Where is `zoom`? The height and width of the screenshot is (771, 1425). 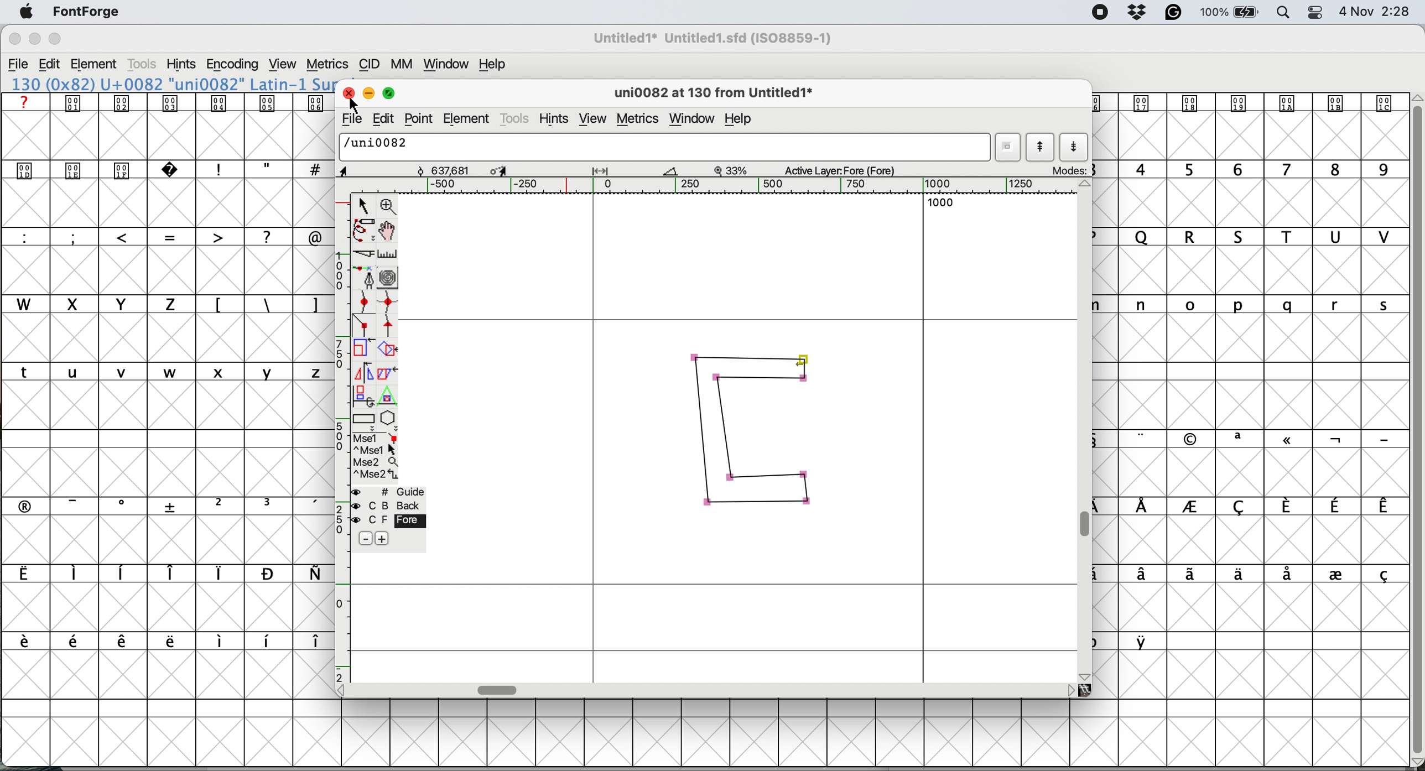
zoom is located at coordinates (389, 205).